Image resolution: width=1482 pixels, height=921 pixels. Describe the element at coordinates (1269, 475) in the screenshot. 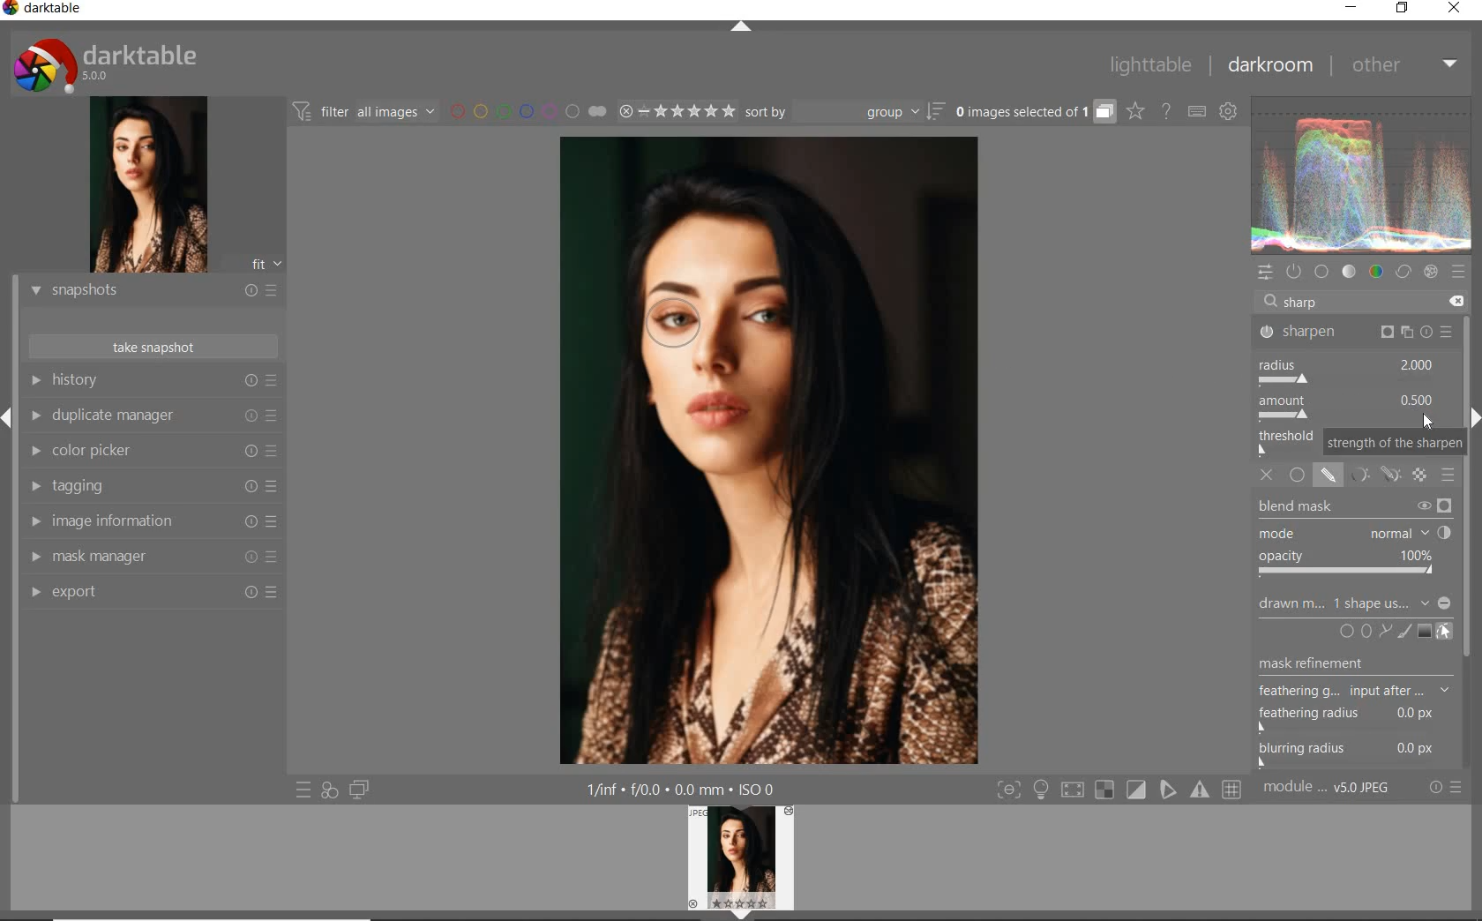

I see `off` at that location.